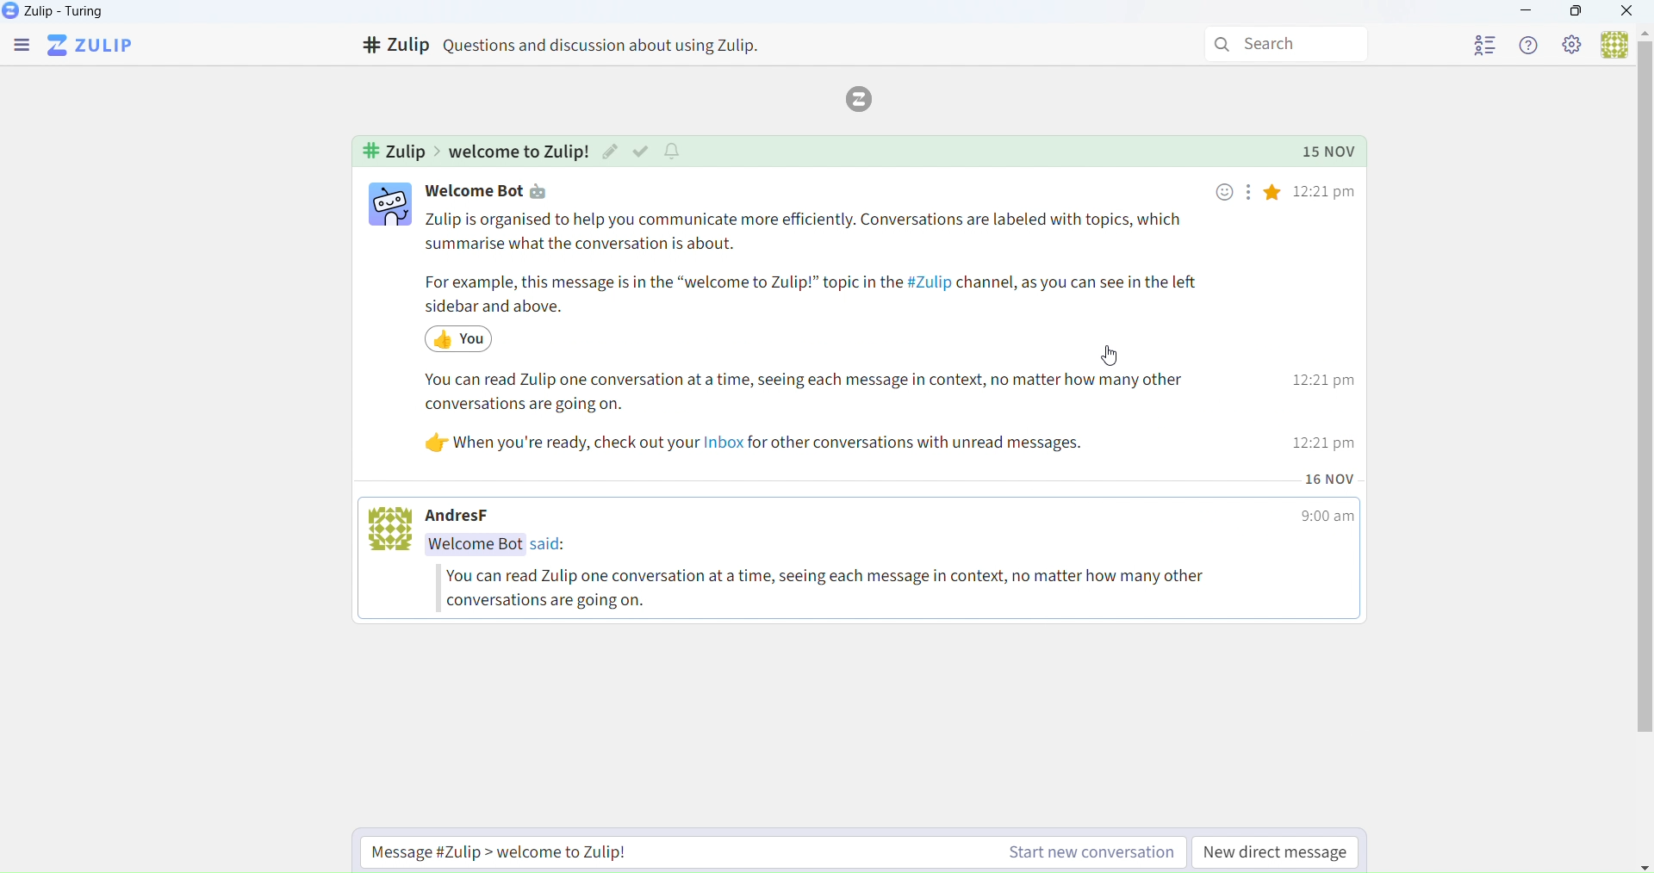 The height and width of the screenshot is (873, 1654). What do you see at coordinates (471, 151) in the screenshot?
I see `4 Zulip > welcome to Zulip!` at bounding box center [471, 151].